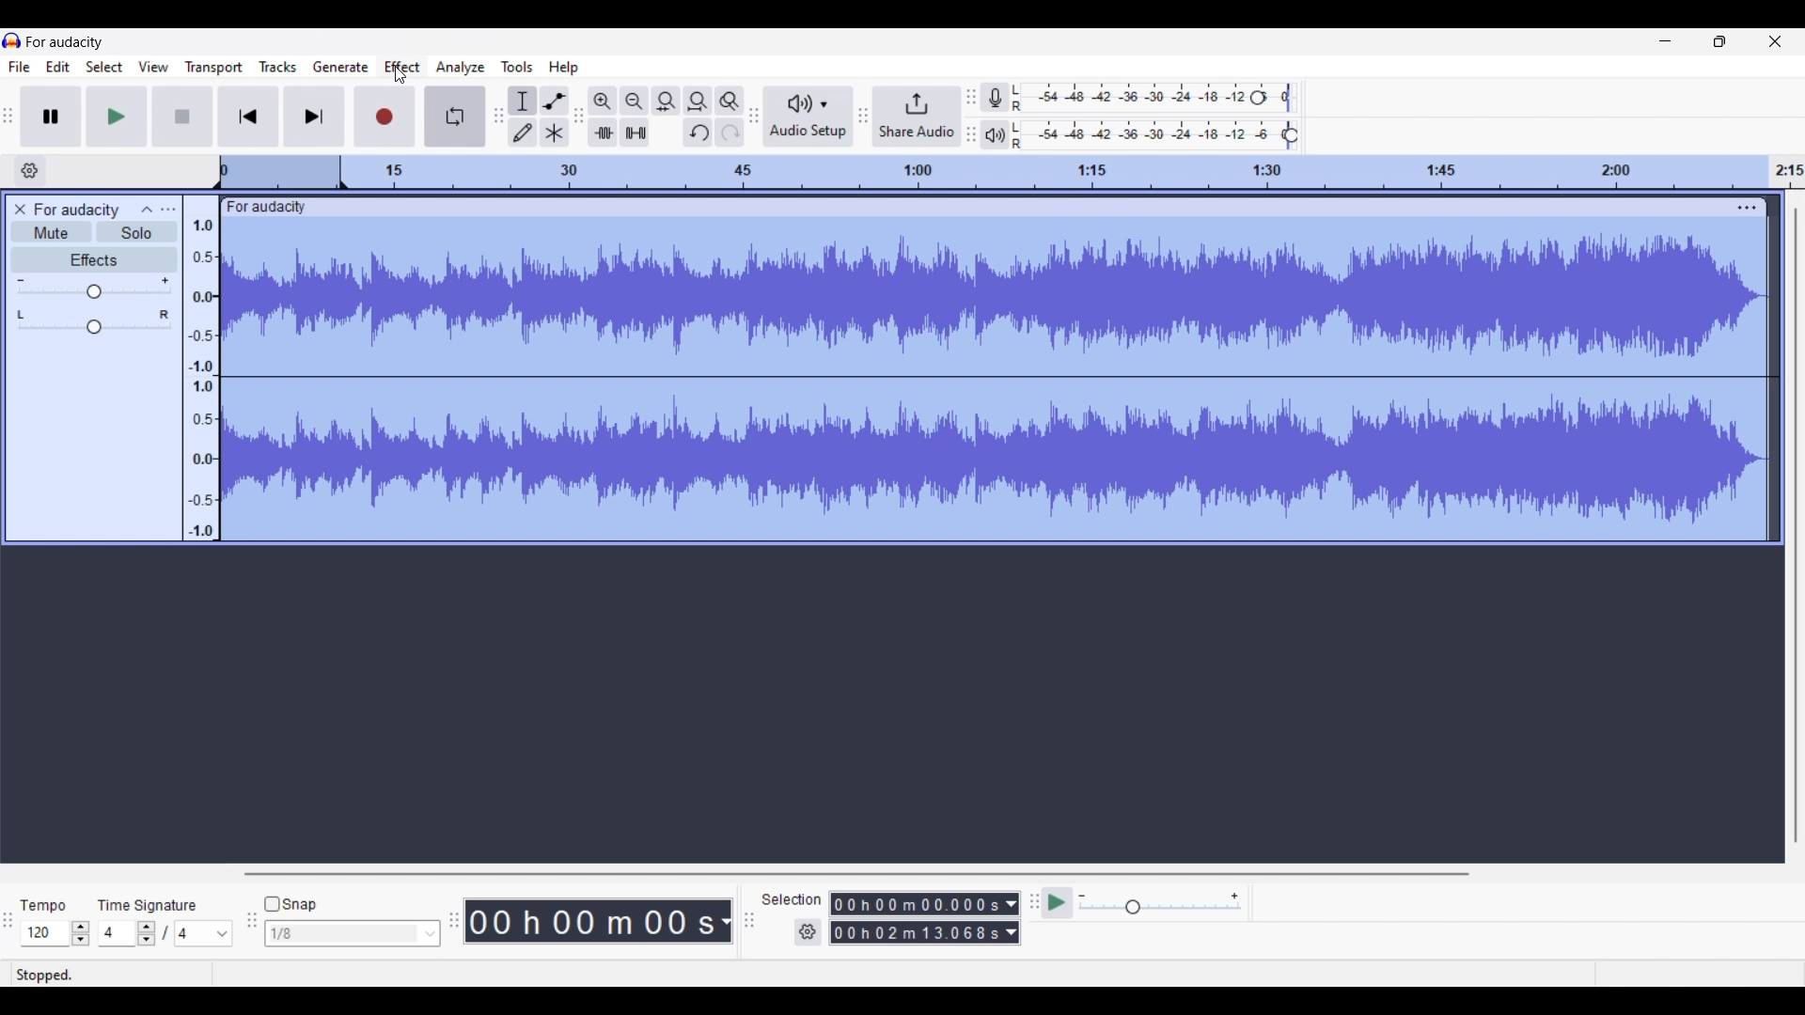  Describe the element at coordinates (516, 67) in the screenshot. I see `Tools menu` at that location.